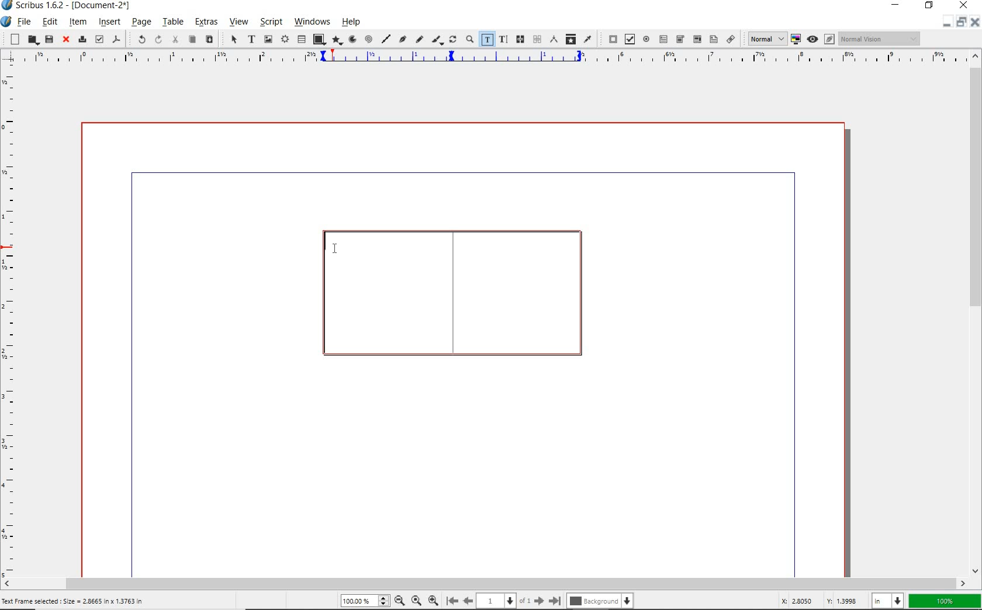 This screenshot has width=982, height=610. Describe the element at coordinates (109, 22) in the screenshot. I see `insert` at that location.